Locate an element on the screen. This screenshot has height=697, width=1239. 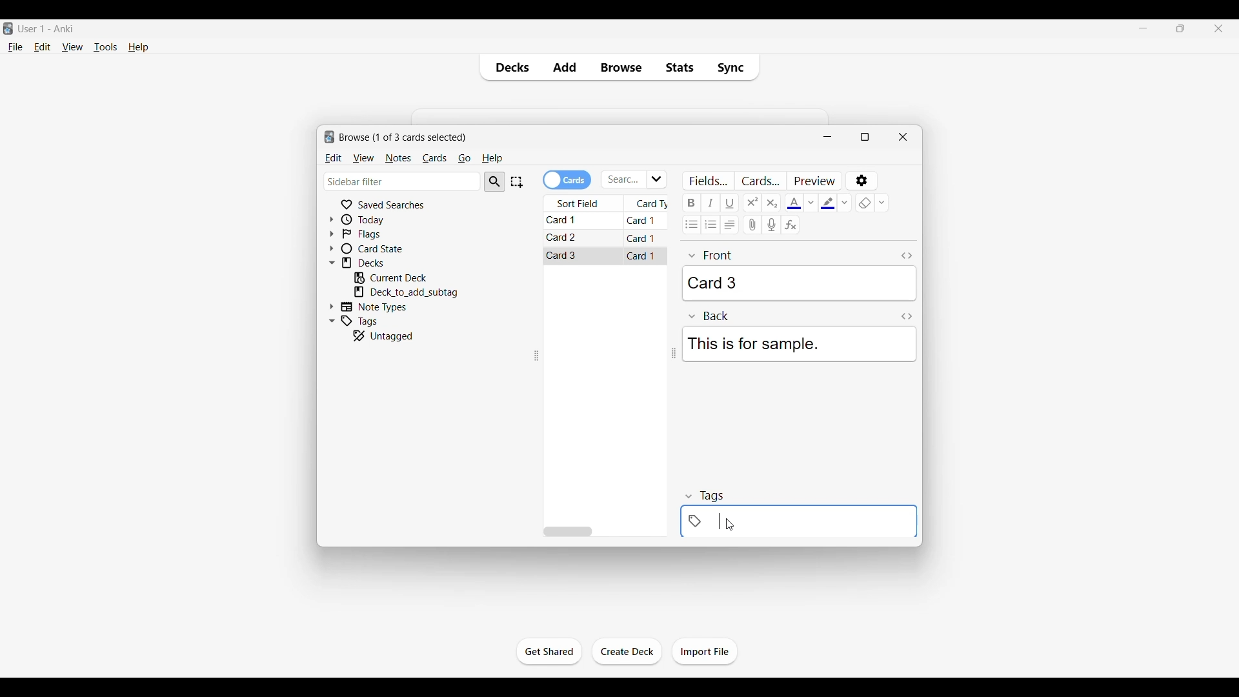
Superscript is located at coordinates (752, 203).